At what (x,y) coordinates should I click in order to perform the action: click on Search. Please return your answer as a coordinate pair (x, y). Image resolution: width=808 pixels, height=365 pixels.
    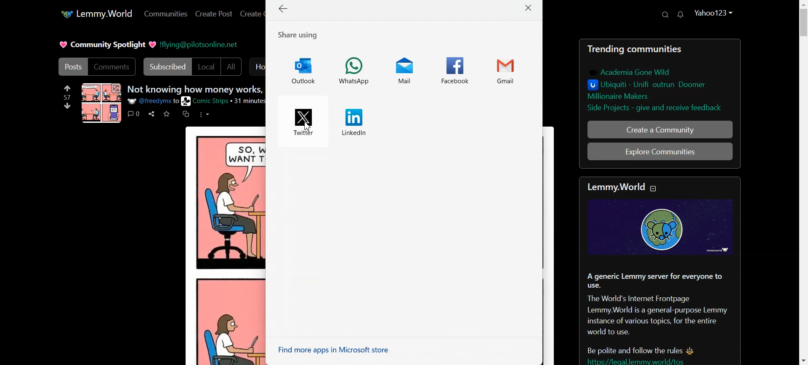
    Looking at the image, I should click on (665, 15).